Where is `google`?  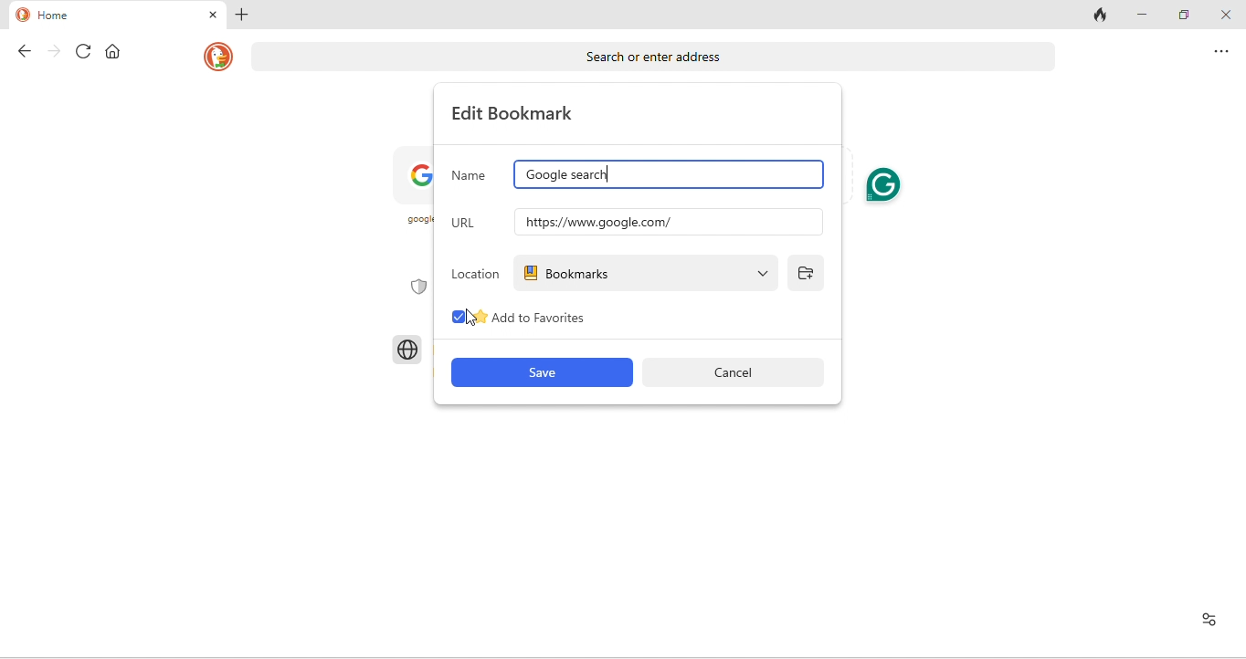 google is located at coordinates (668, 176).